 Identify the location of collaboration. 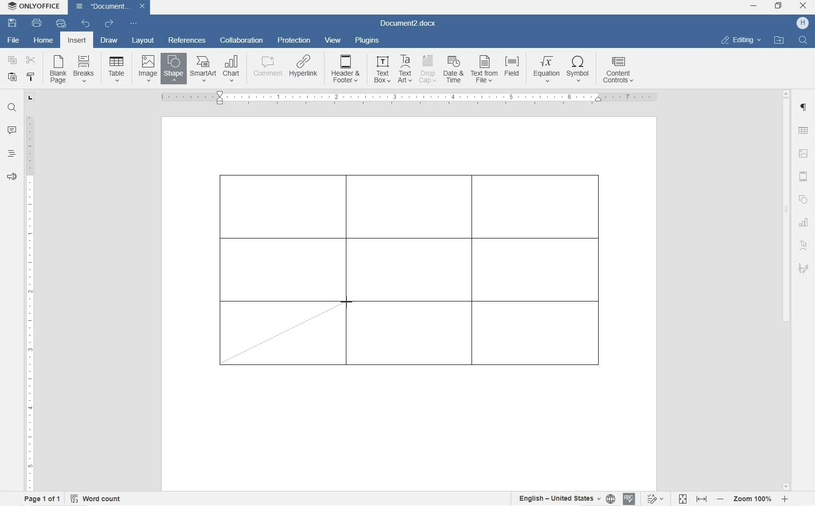
(242, 41).